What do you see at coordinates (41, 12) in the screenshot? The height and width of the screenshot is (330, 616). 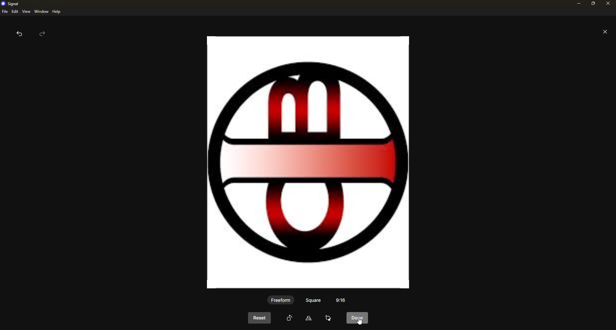 I see `window` at bounding box center [41, 12].